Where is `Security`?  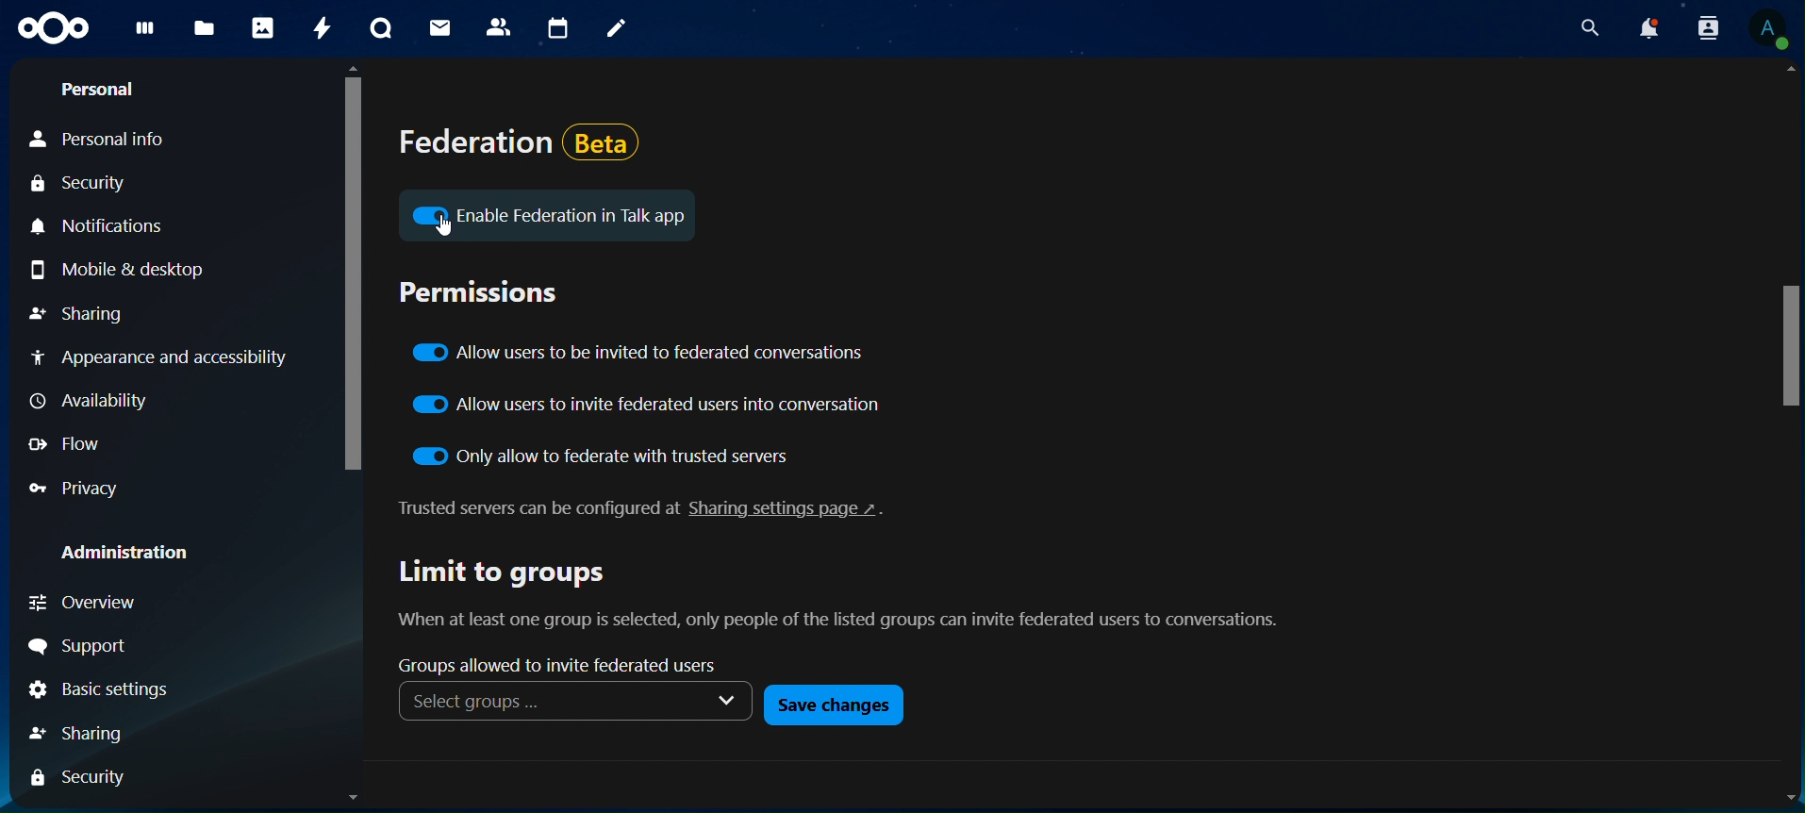
Security is located at coordinates (79, 183).